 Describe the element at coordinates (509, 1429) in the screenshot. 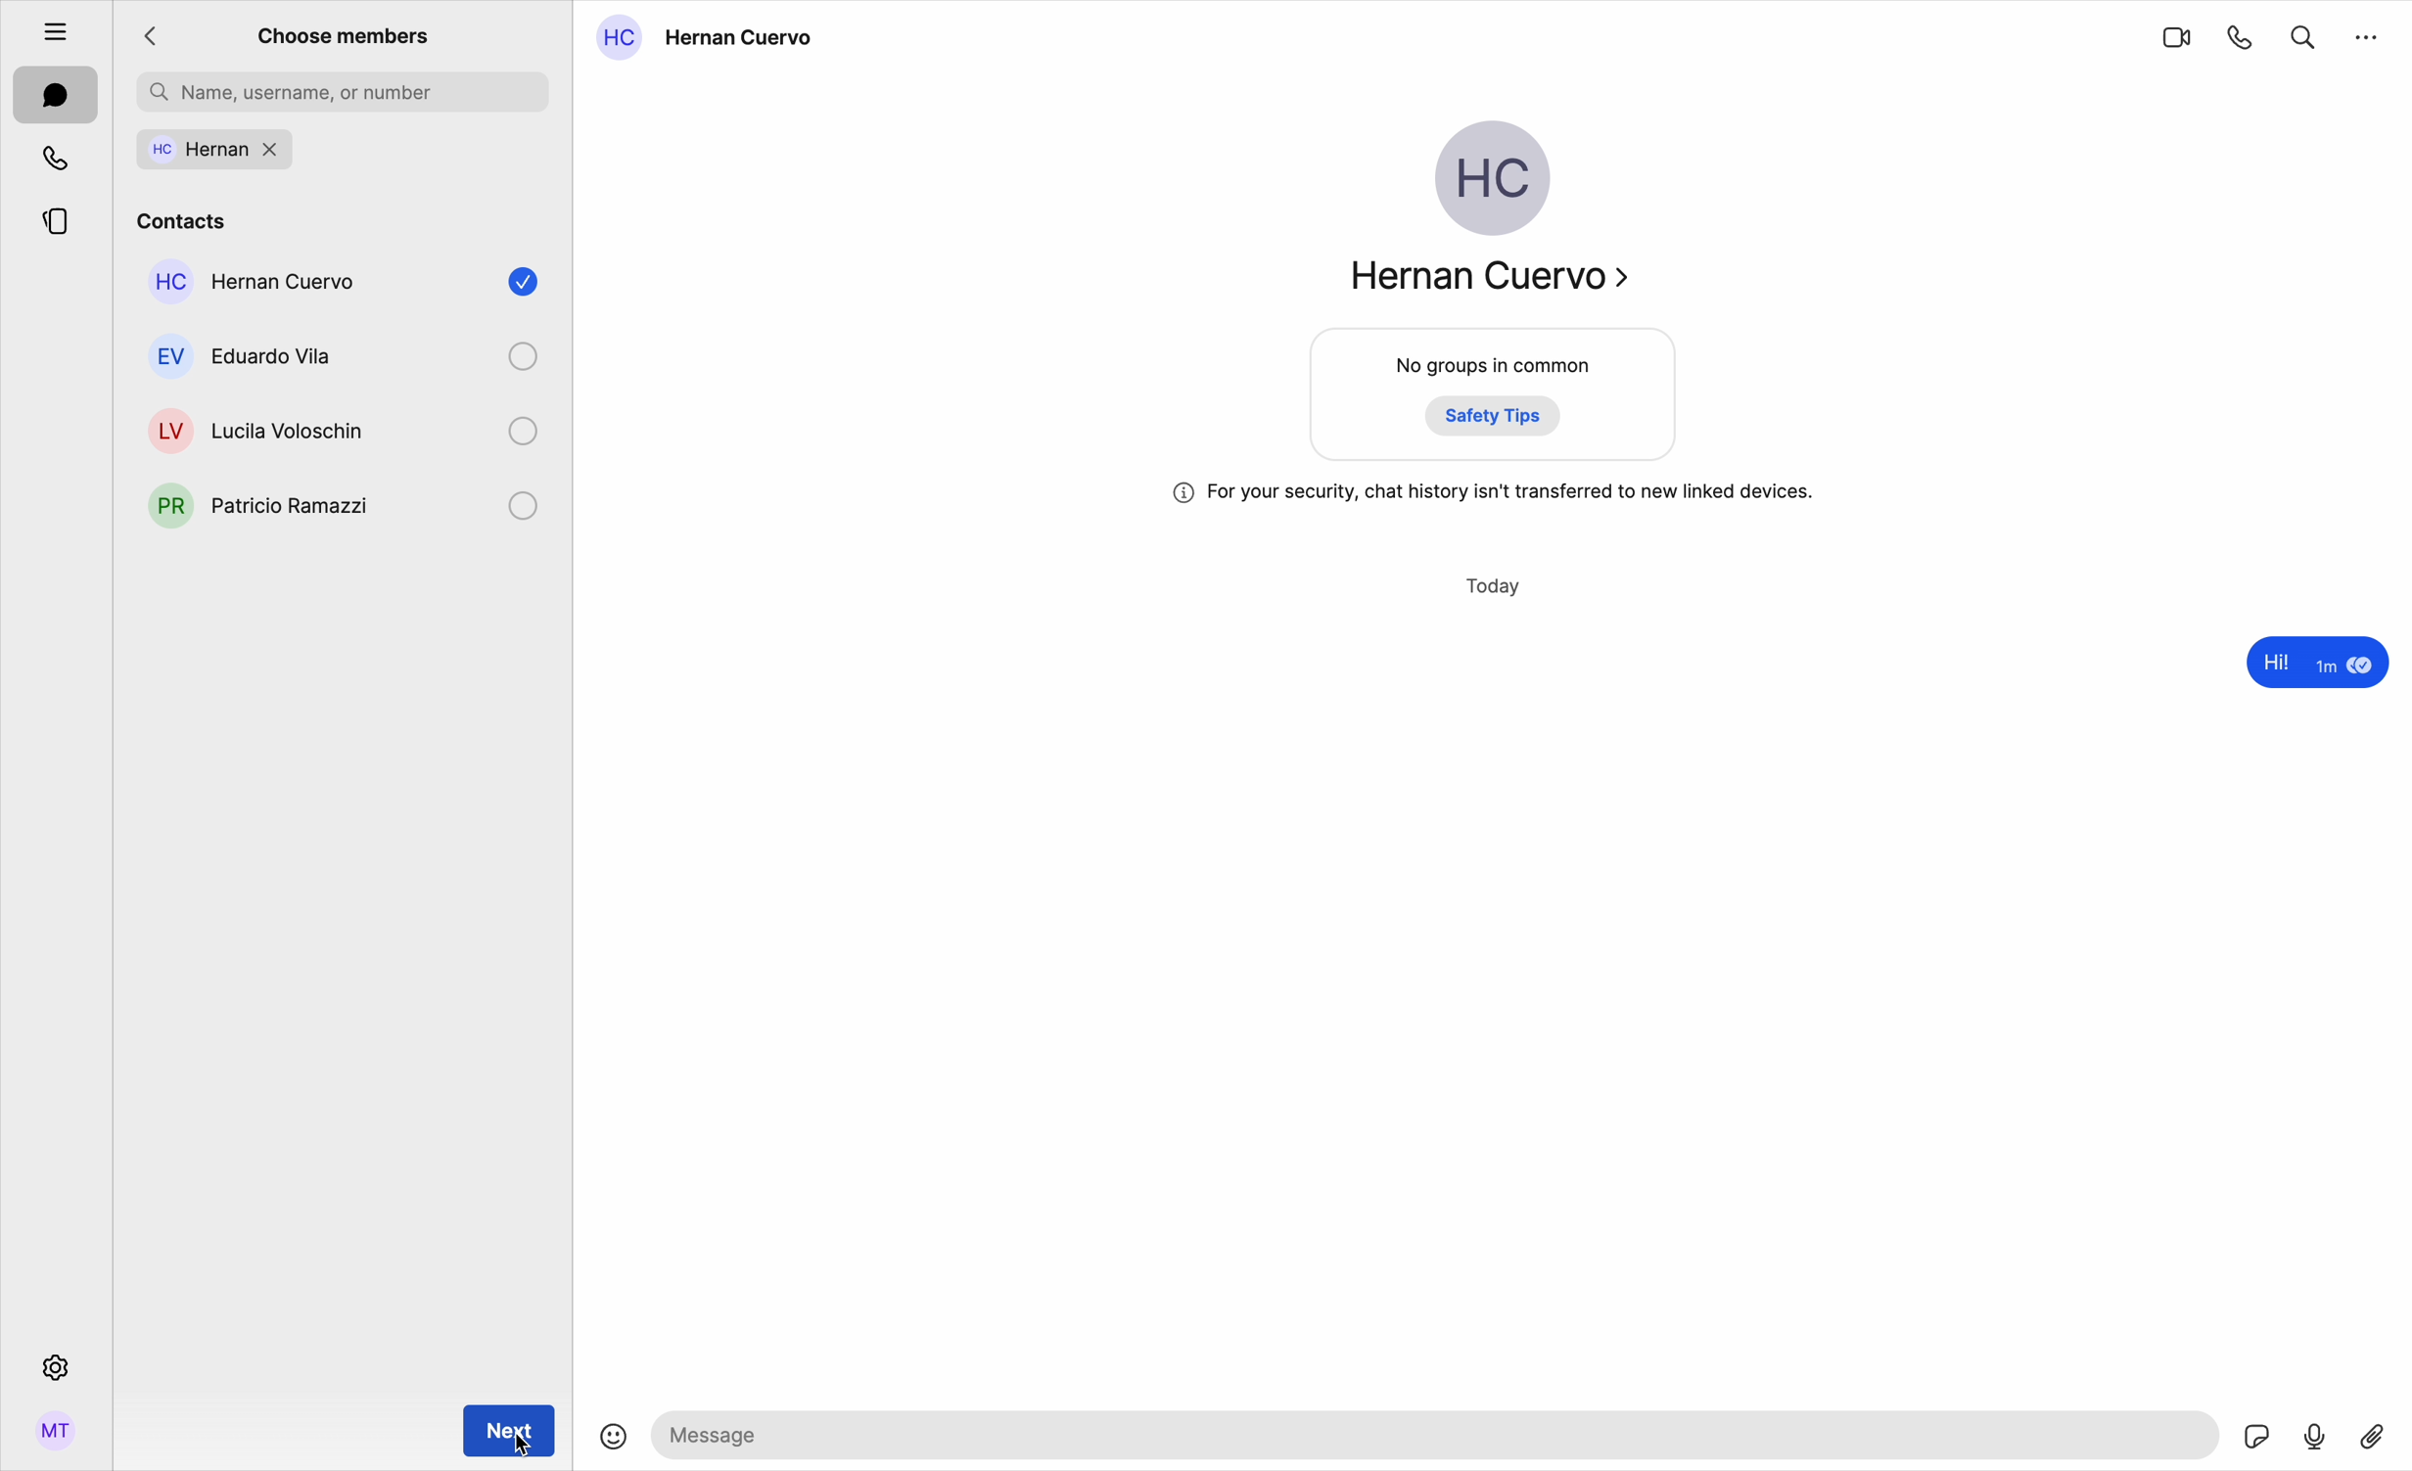

I see `cursor on next button` at that location.